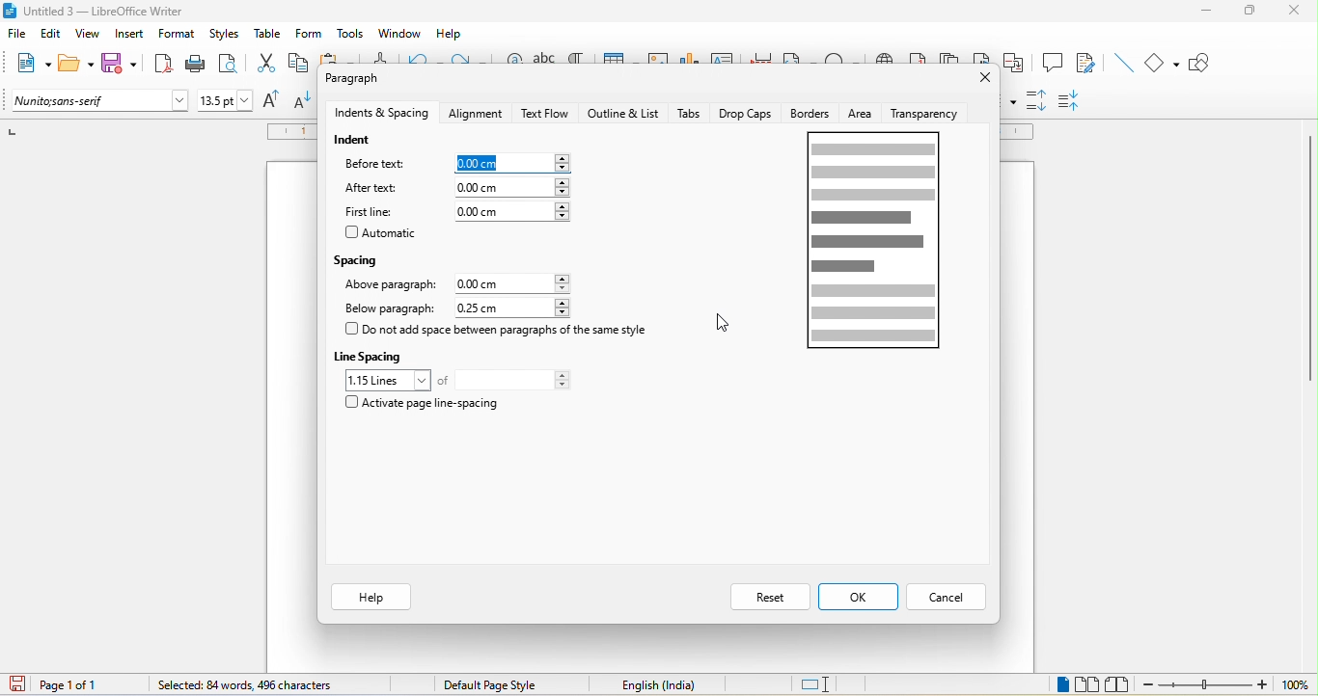 Image resolution: width=1318 pixels, height=696 pixels. I want to click on increase size, so click(268, 99).